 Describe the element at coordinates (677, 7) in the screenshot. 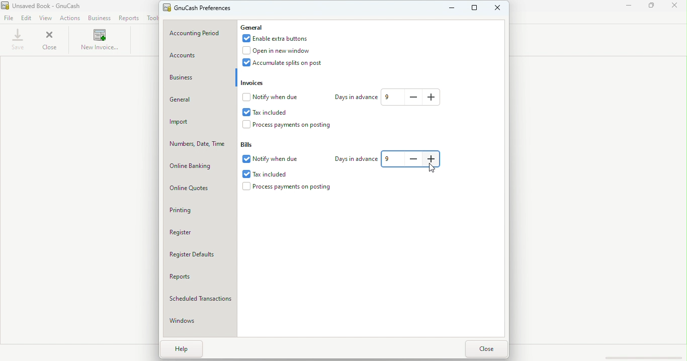

I see `Close` at that location.